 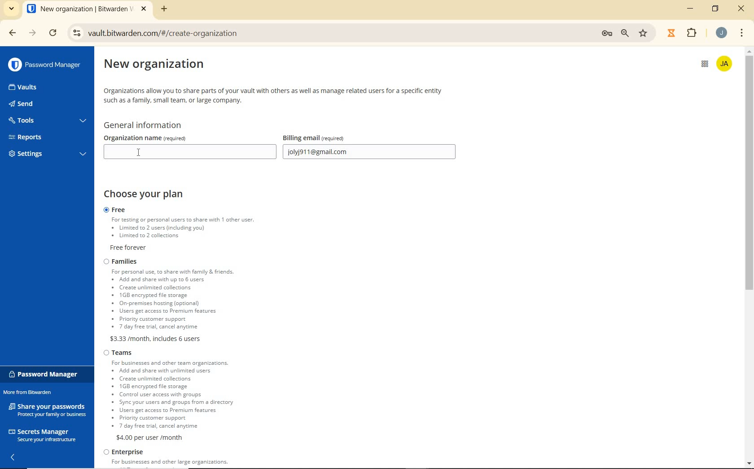 I want to click on Bitwarden Web Vault, so click(x=87, y=10).